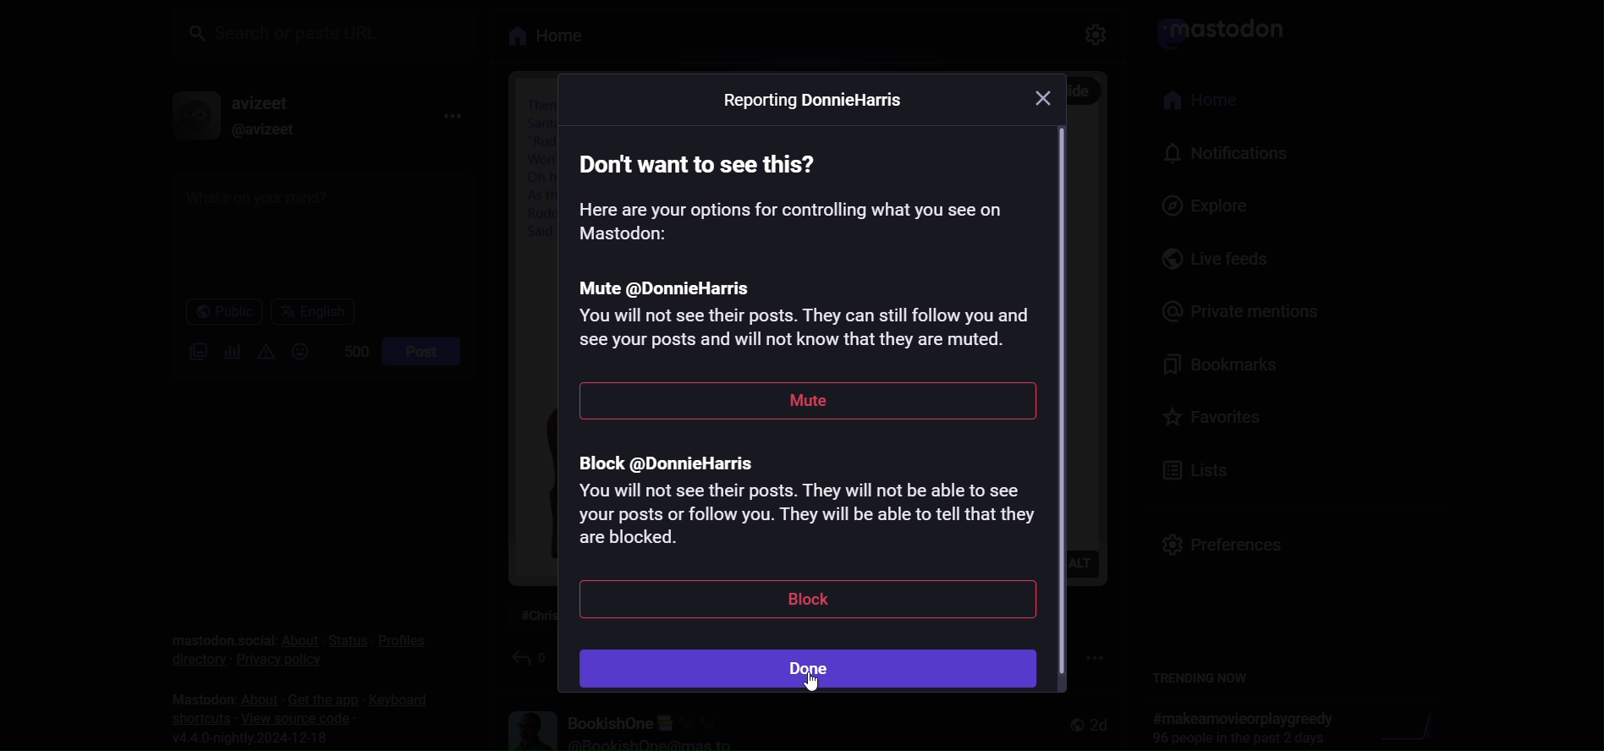  Describe the element at coordinates (420, 350) in the screenshot. I see `post` at that location.